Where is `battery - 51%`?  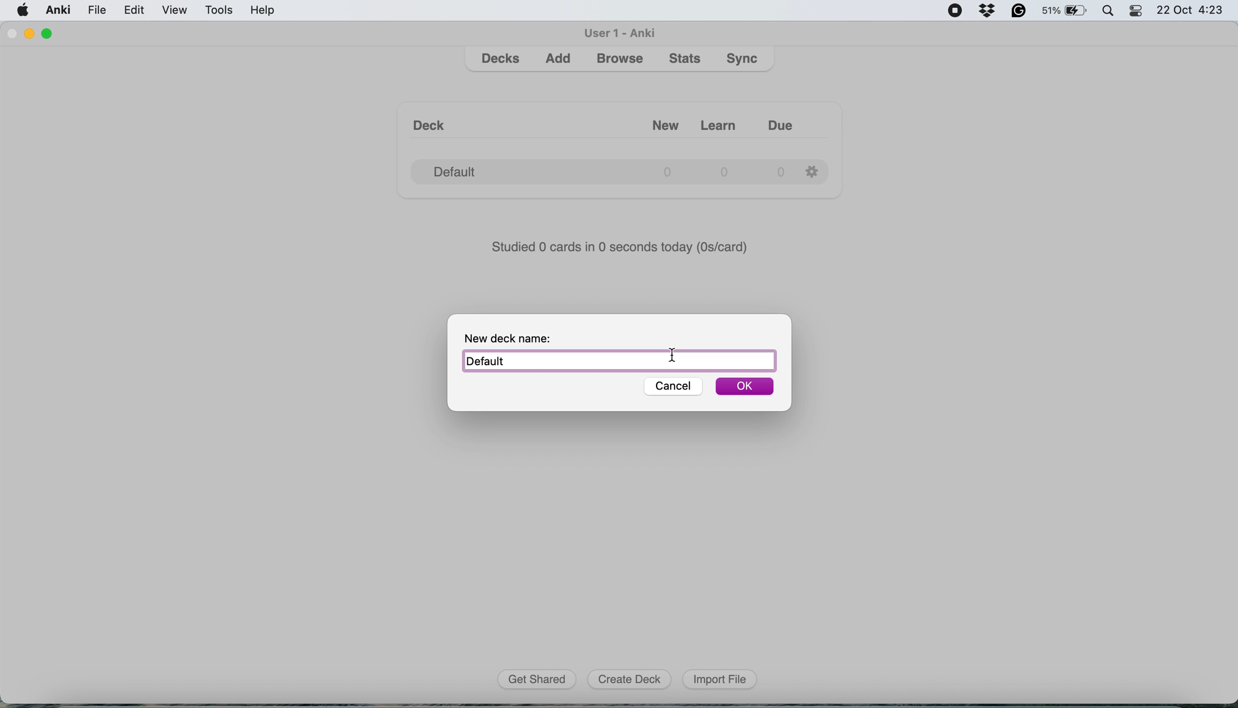 battery - 51% is located at coordinates (1063, 12).